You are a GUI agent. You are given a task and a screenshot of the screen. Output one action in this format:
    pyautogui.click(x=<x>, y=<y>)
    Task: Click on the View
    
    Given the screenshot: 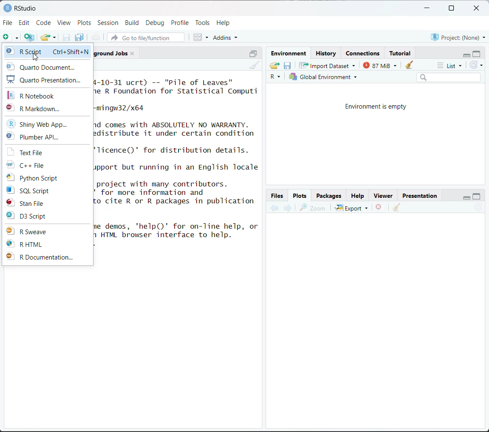 What is the action you would take?
    pyautogui.click(x=64, y=23)
    